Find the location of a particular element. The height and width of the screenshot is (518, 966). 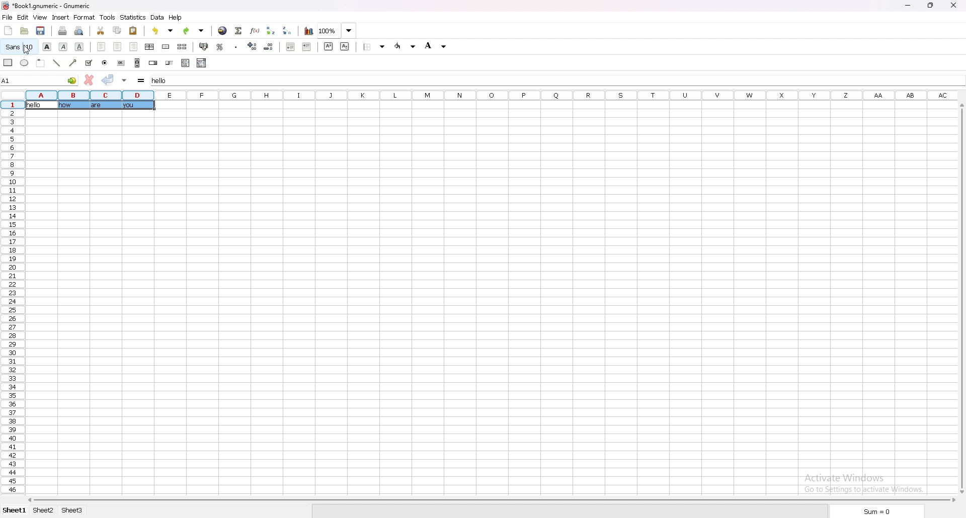

minimize is located at coordinates (911, 5).